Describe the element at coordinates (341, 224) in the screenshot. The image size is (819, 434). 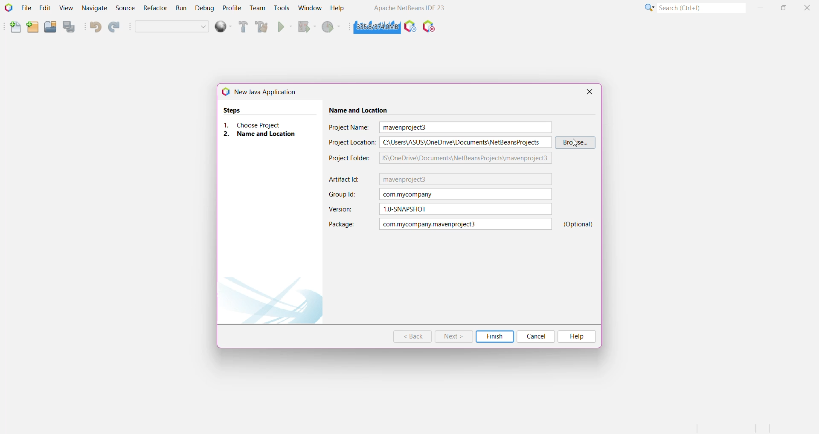
I see `Package` at that location.